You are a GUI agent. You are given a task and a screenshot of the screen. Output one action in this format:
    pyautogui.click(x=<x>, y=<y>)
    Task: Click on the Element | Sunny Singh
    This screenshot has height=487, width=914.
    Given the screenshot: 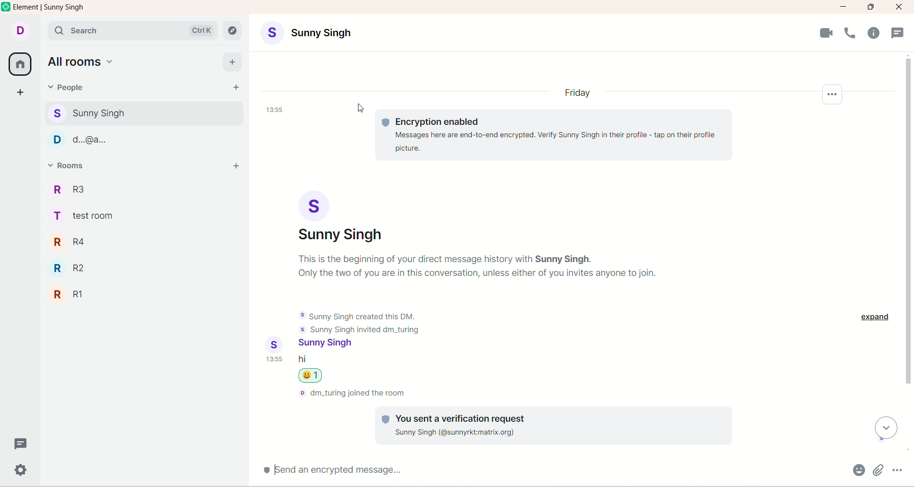 What is the action you would take?
    pyautogui.click(x=49, y=7)
    